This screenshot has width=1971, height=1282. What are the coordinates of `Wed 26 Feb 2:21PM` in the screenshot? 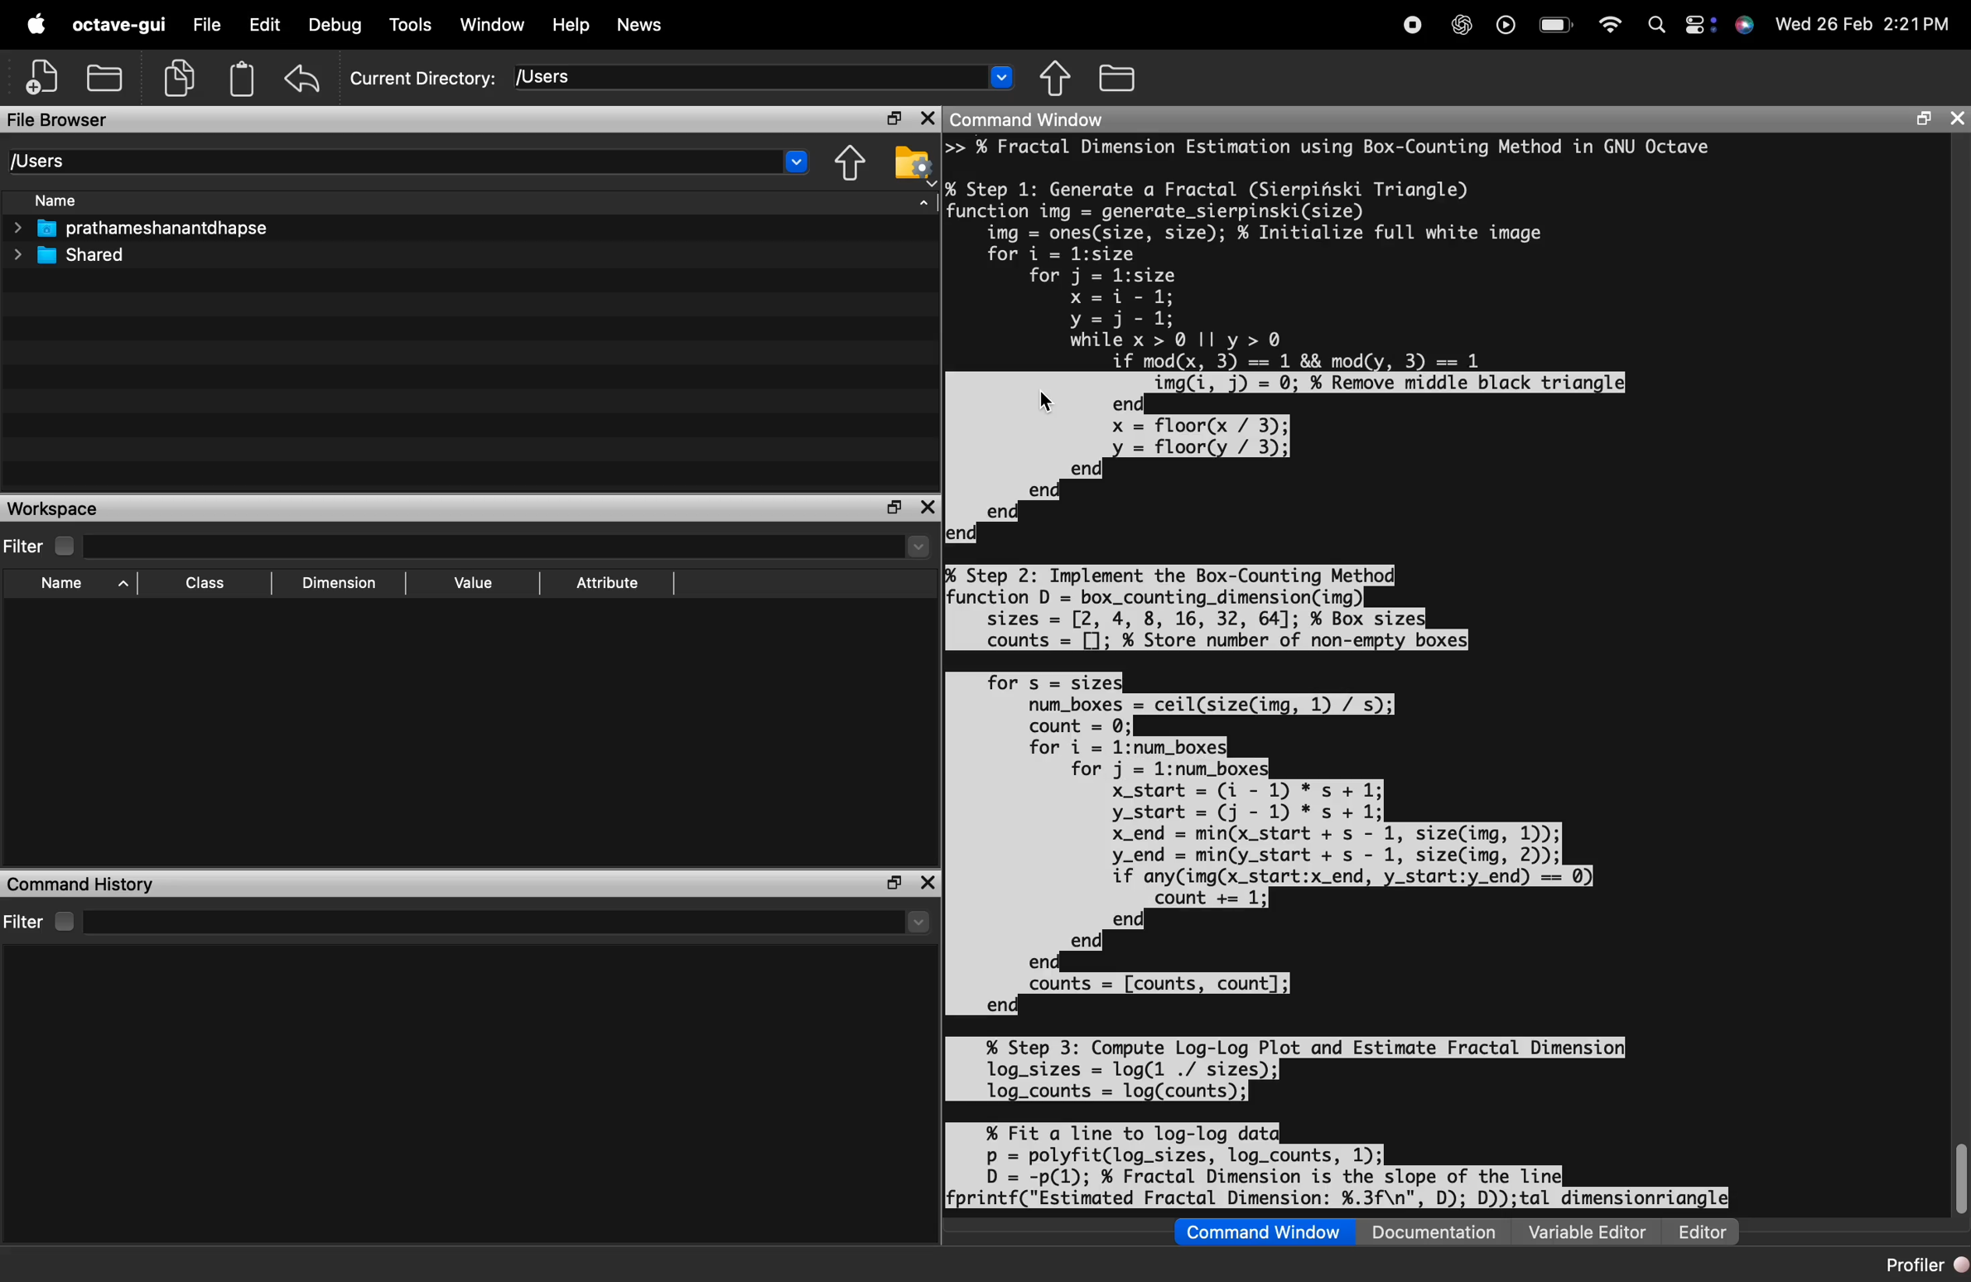 It's located at (1865, 21).